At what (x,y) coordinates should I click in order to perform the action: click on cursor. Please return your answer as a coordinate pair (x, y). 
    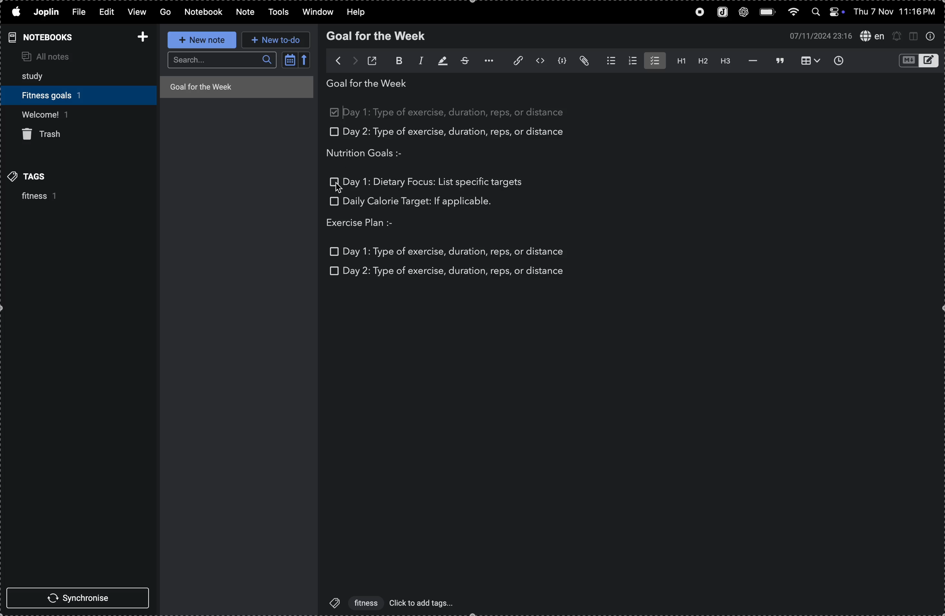
    Looking at the image, I should click on (339, 187).